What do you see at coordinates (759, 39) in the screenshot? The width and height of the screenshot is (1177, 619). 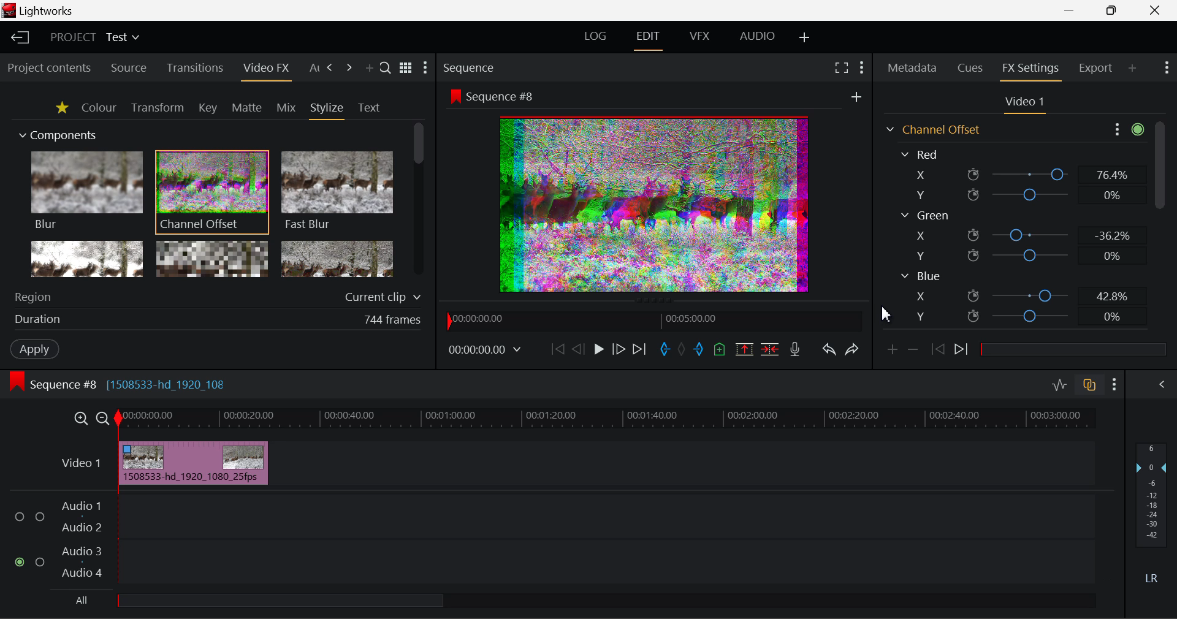 I see `AUDIO Layout` at bounding box center [759, 39].